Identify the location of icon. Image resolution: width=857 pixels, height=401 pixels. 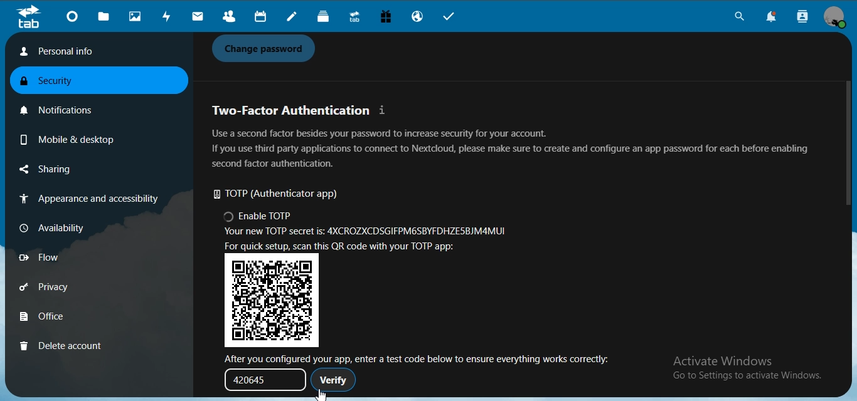
(28, 17).